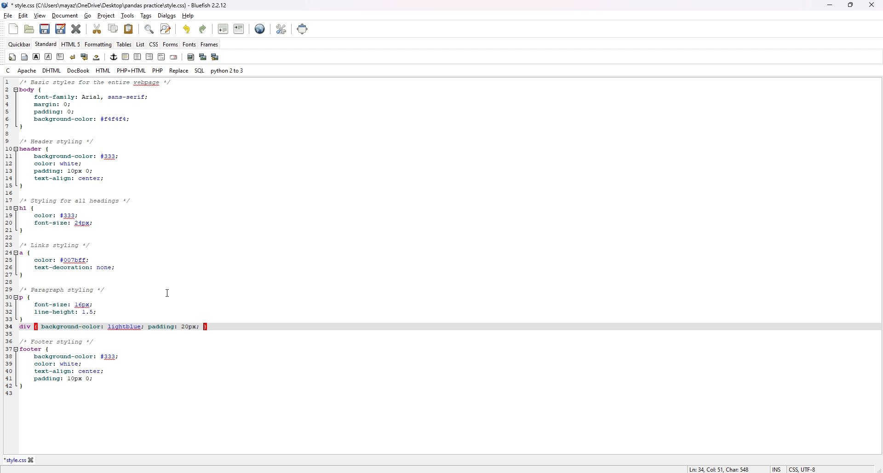  What do you see at coordinates (138, 57) in the screenshot?
I see `center` at bounding box center [138, 57].